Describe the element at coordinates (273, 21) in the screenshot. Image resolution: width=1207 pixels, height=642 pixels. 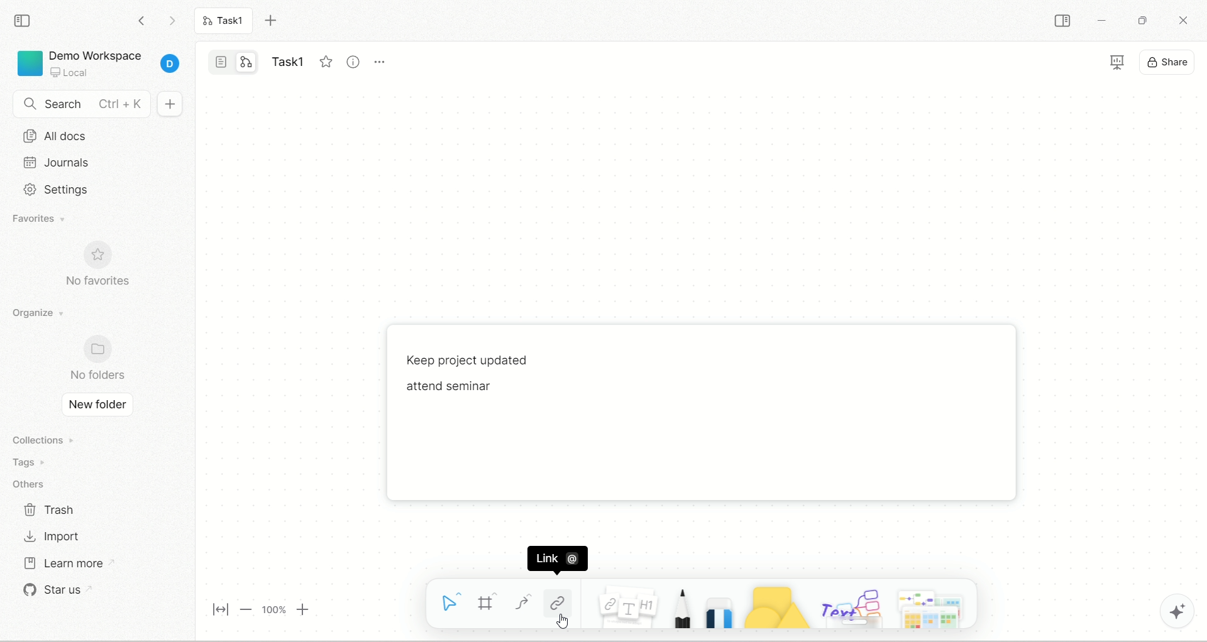
I see `new tab` at that location.